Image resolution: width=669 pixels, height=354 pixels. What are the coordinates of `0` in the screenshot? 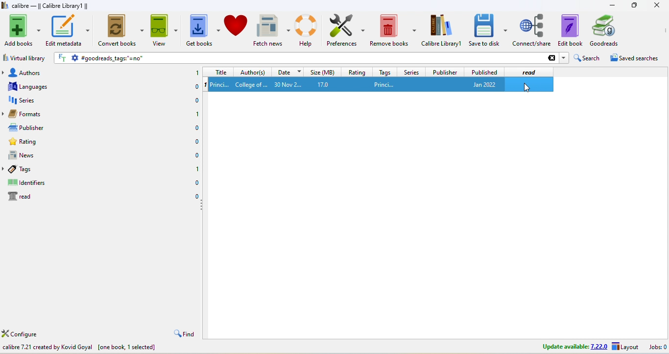 It's located at (196, 128).